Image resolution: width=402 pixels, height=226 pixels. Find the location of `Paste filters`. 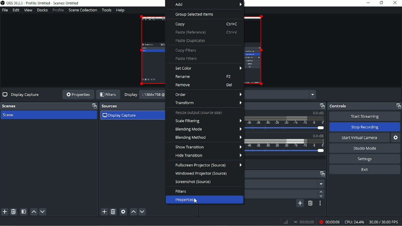

Paste filters is located at coordinates (184, 59).